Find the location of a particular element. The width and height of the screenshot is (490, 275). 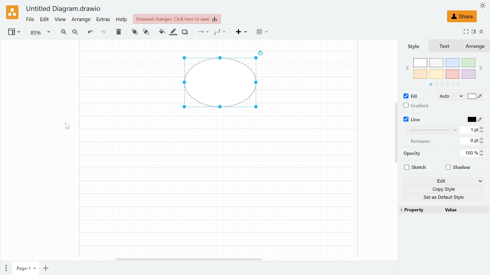

STyle is located at coordinates (418, 46).